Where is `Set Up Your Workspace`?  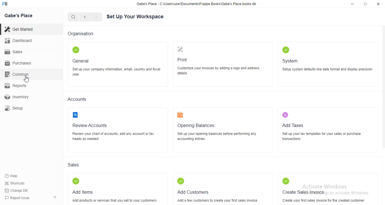 Set Up Your Workspace is located at coordinates (135, 17).